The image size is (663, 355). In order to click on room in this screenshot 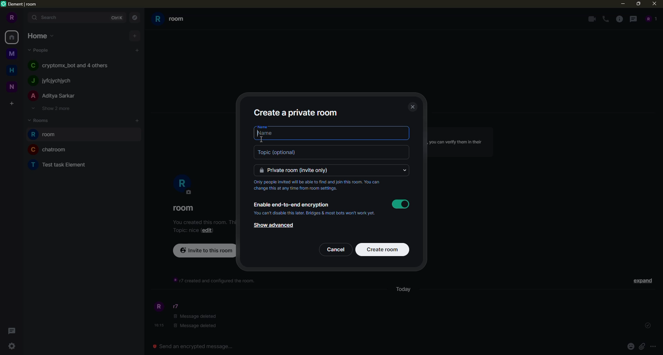, I will do `click(61, 164)`.